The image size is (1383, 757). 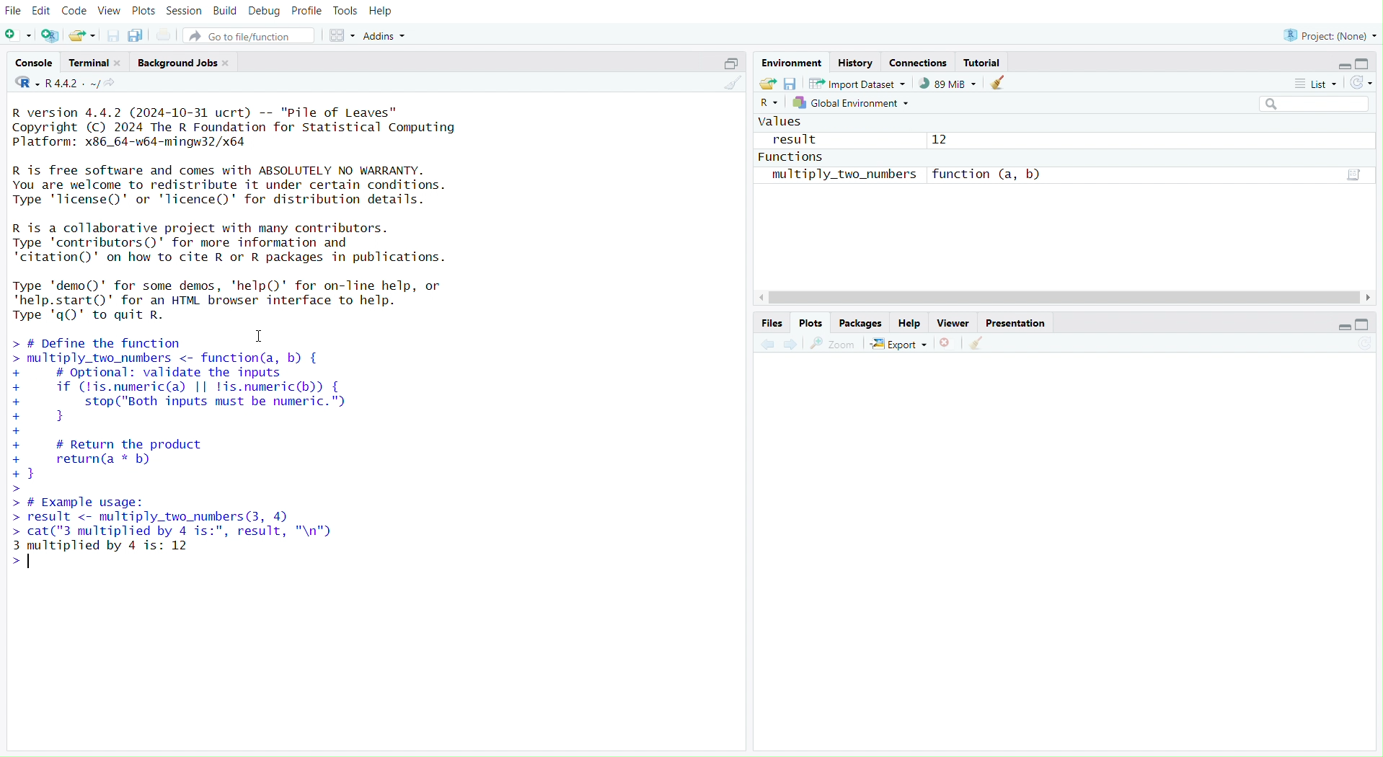 What do you see at coordinates (860, 324) in the screenshot?
I see `Packages` at bounding box center [860, 324].